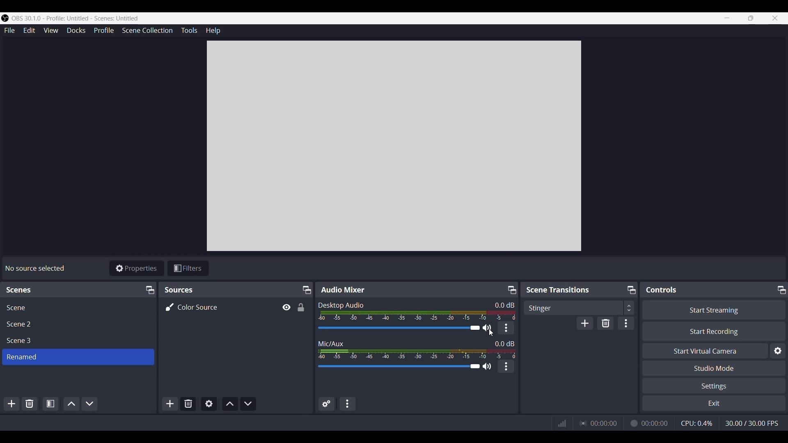 Image resolution: width=788 pixels, height=443 pixels. What do you see at coordinates (505, 328) in the screenshot?
I see `Desktop audio properties` at bounding box center [505, 328].